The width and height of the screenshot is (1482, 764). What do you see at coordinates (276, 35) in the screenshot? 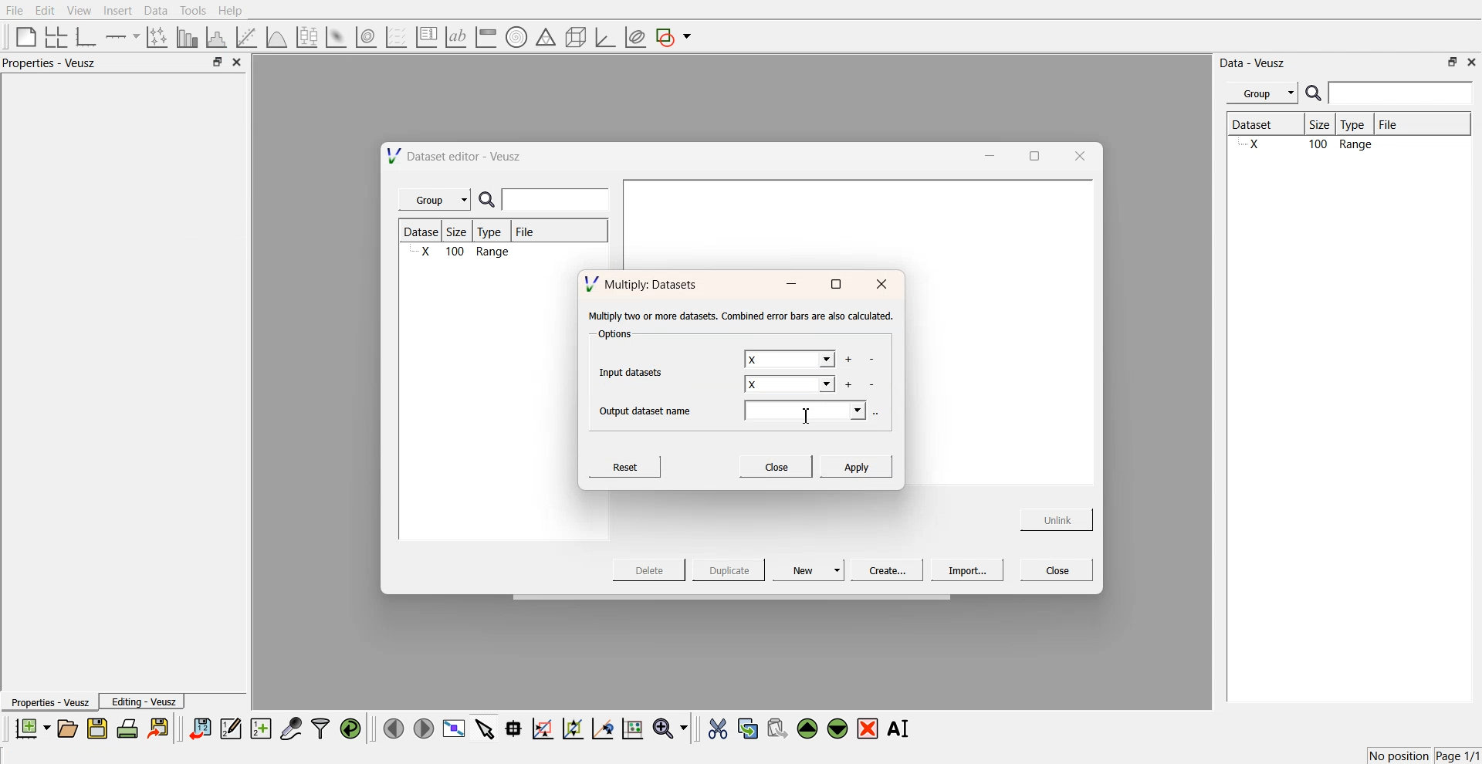
I see `plot a function on a graph` at bounding box center [276, 35].